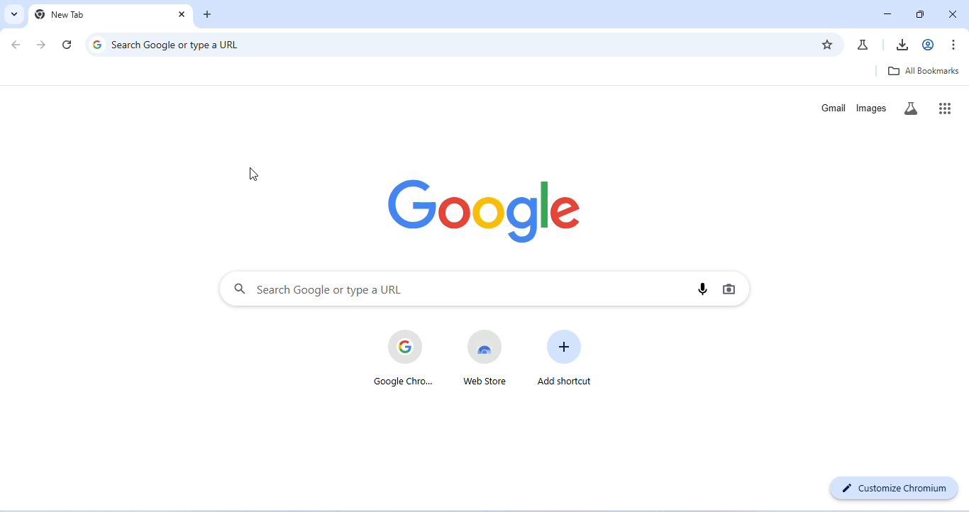  I want to click on add shortcut, so click(566, 358).